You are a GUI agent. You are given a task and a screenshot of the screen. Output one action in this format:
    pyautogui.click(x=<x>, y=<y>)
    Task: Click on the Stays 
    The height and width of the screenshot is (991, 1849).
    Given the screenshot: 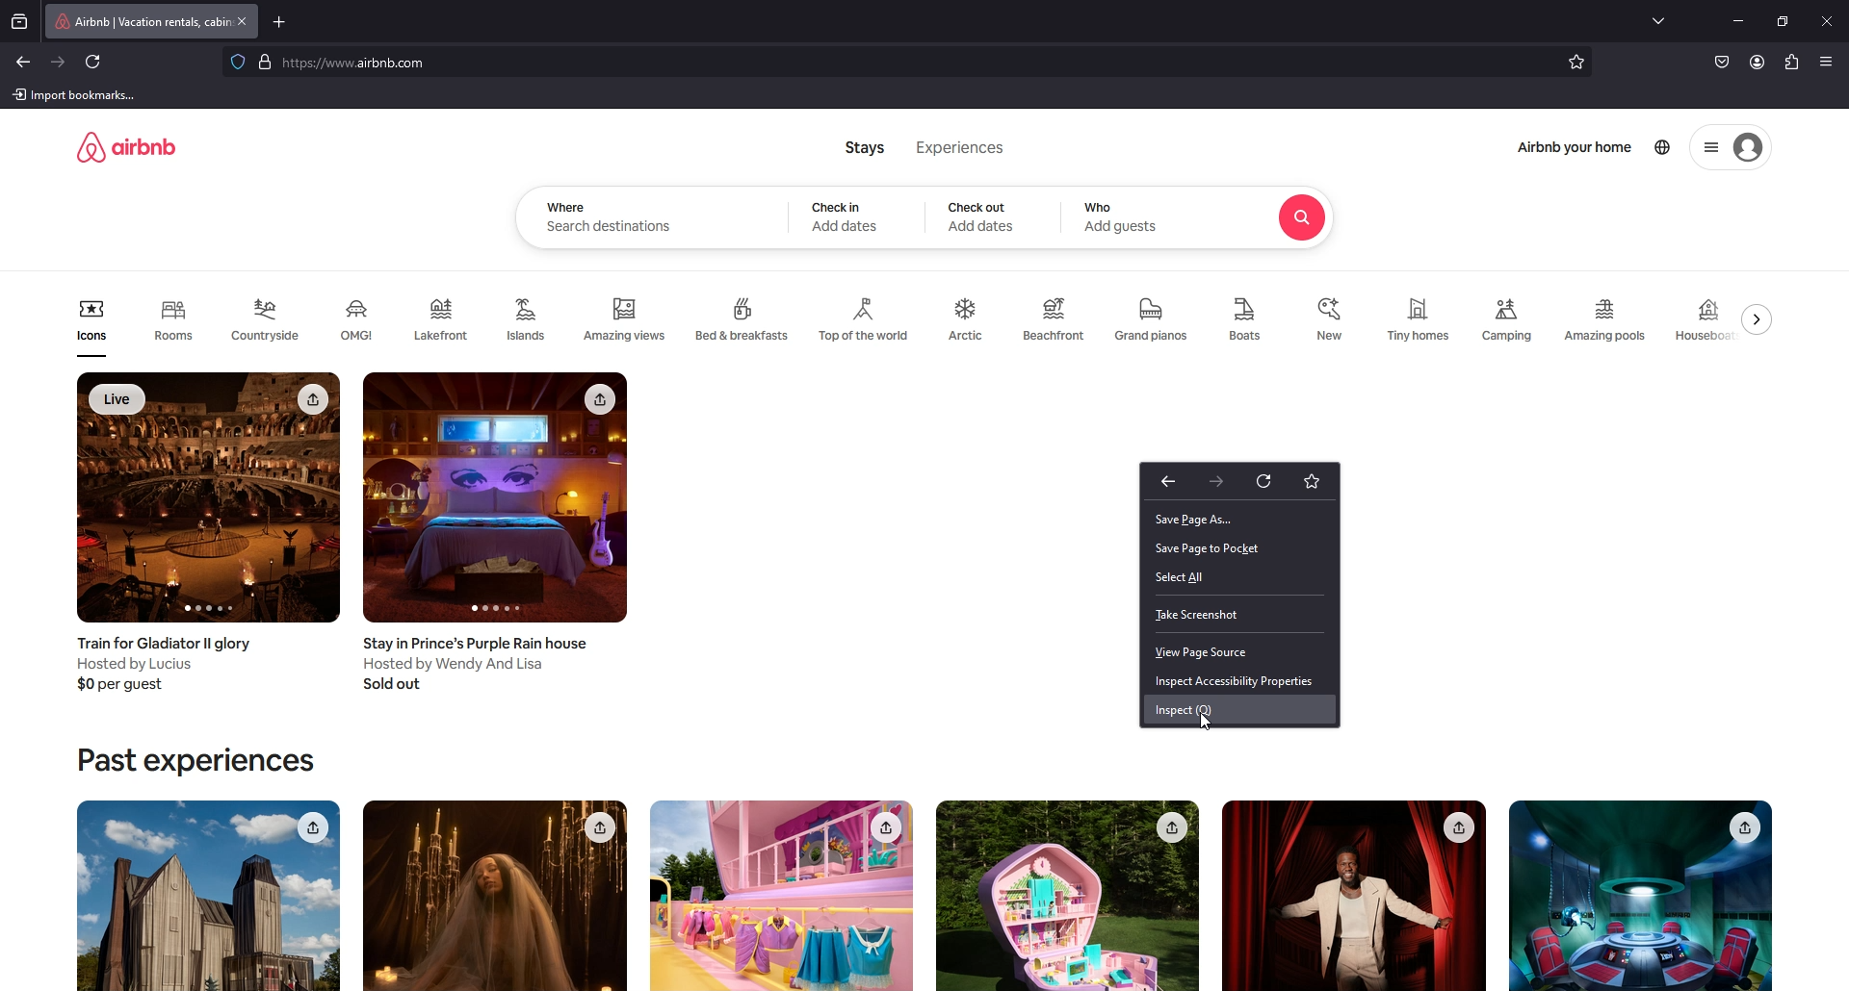 What is the action you would take?
    pyautogui.click(x=866, y=147)
    